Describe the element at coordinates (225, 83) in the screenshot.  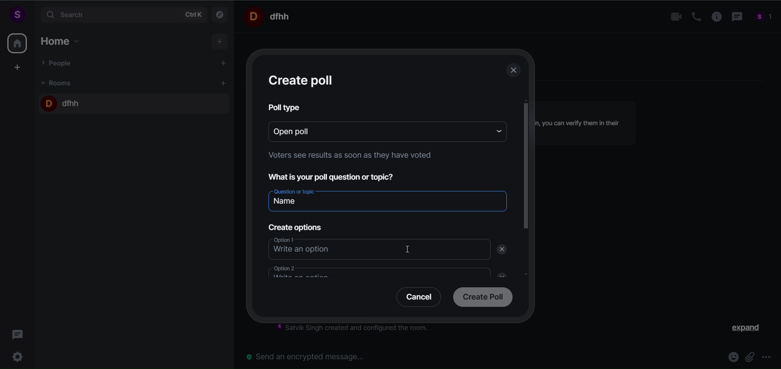
I see `add room` at that location.